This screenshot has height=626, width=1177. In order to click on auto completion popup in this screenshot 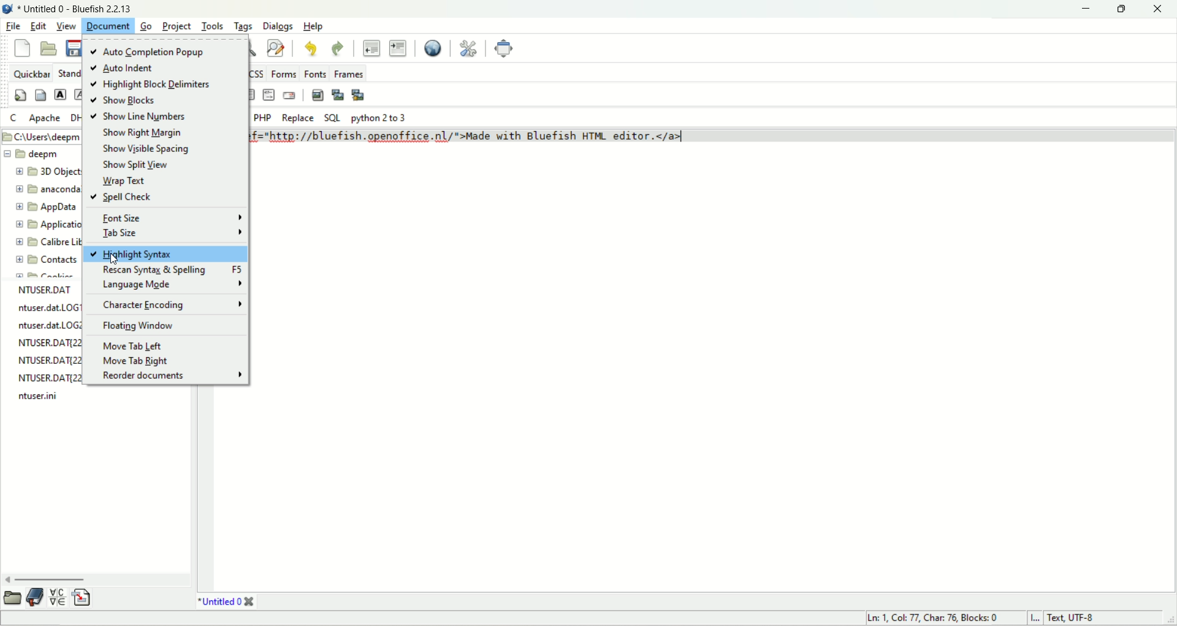, I will do `click(148, 51)`.